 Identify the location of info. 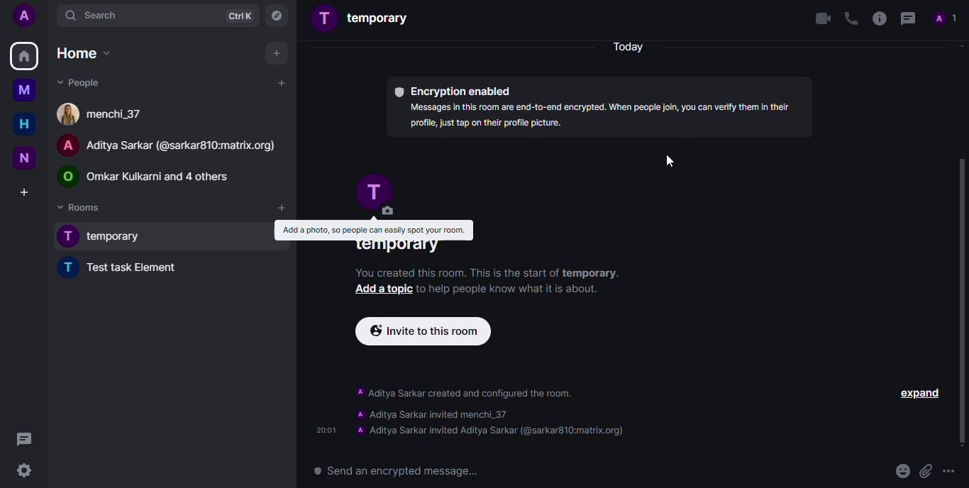
(877, 19).